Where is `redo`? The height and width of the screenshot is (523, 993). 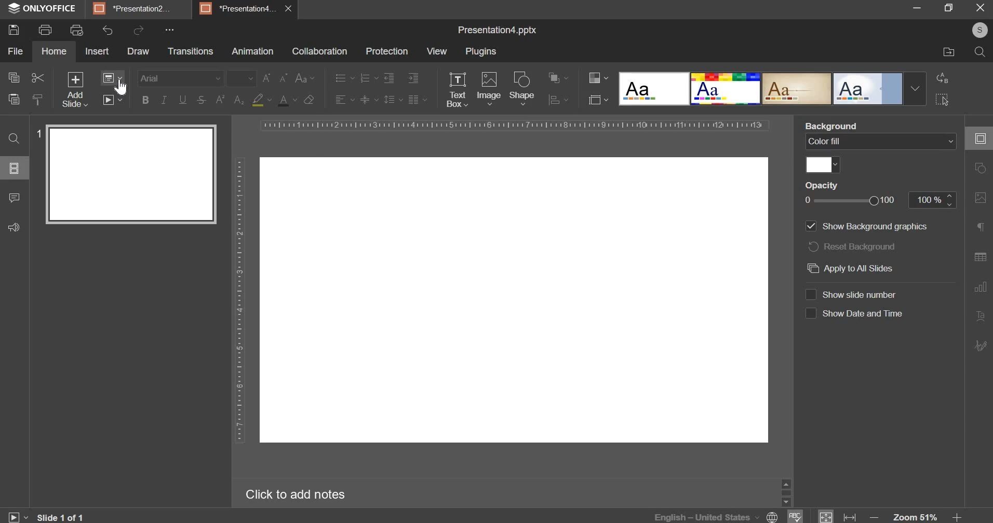 redo is located at coordinates (139, 31).